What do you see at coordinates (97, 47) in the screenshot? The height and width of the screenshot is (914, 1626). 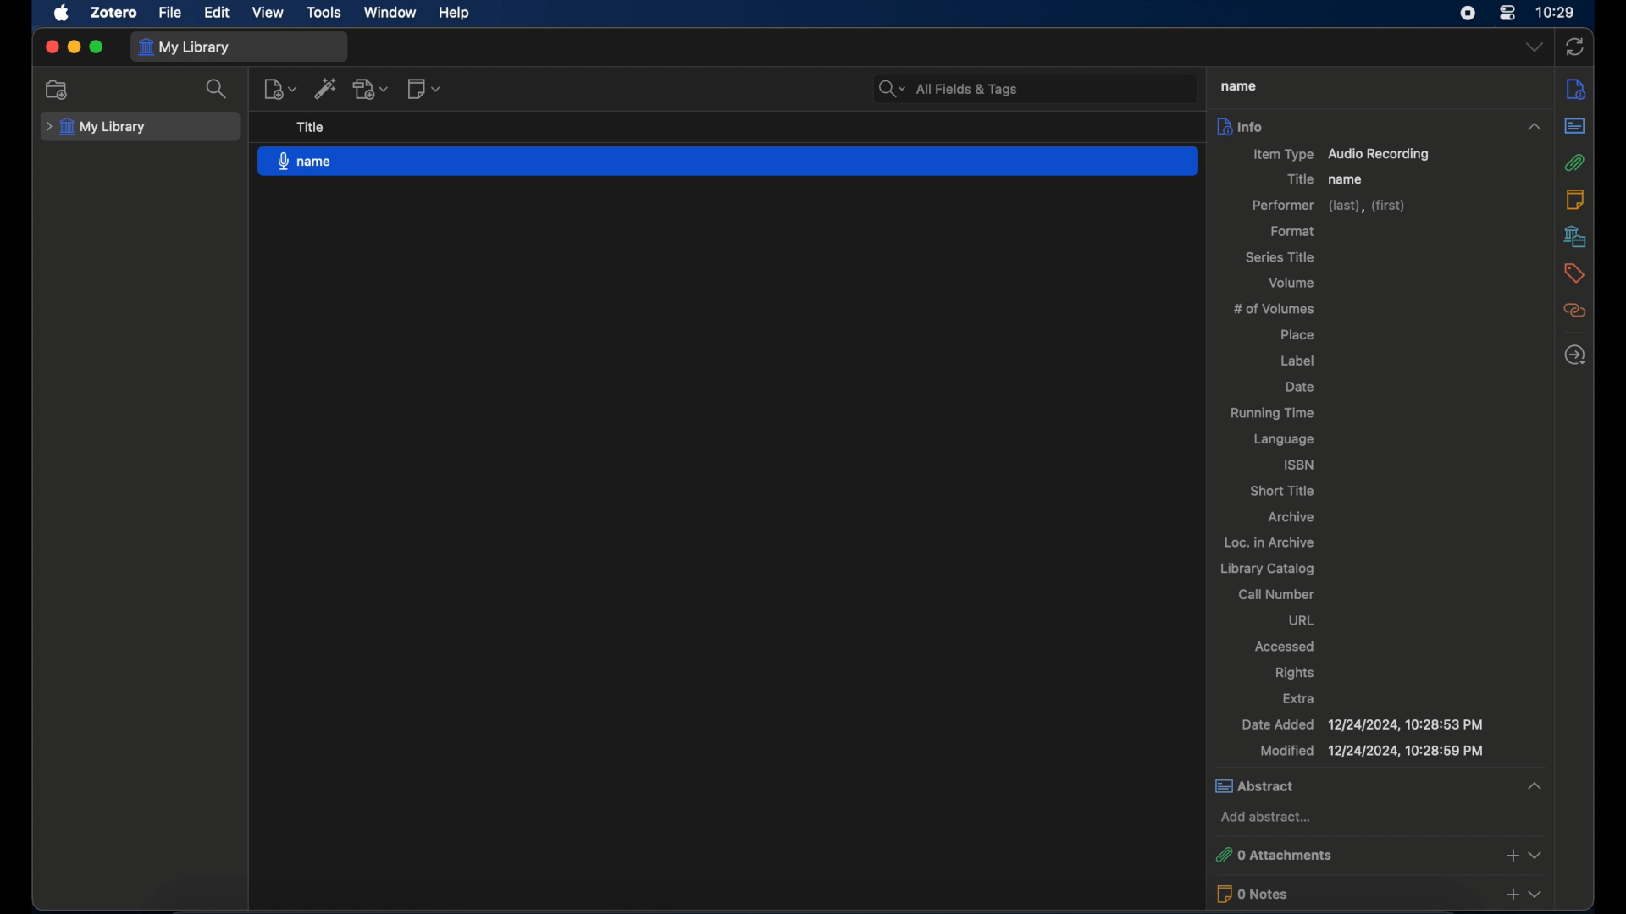 I see `maximize` at bounding box center [97, 47].